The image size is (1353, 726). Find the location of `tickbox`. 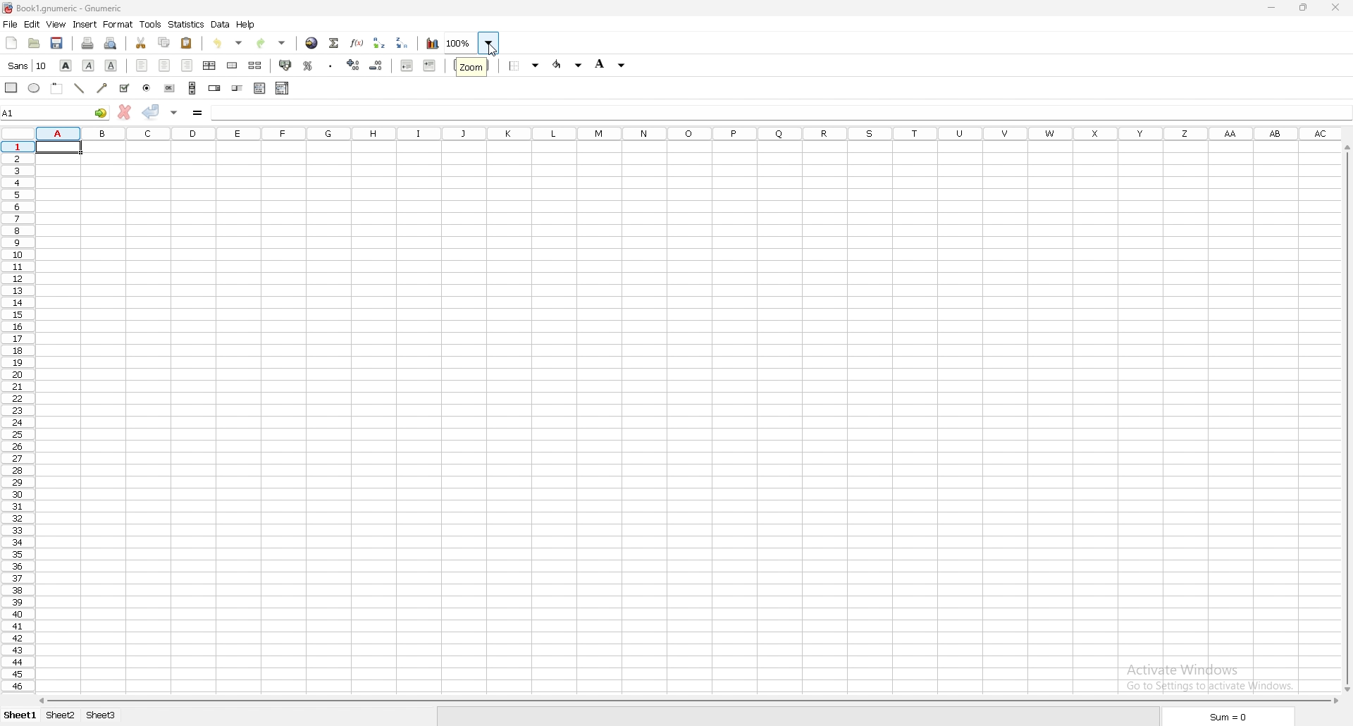

tickbox is located at coordinates (125, 88).